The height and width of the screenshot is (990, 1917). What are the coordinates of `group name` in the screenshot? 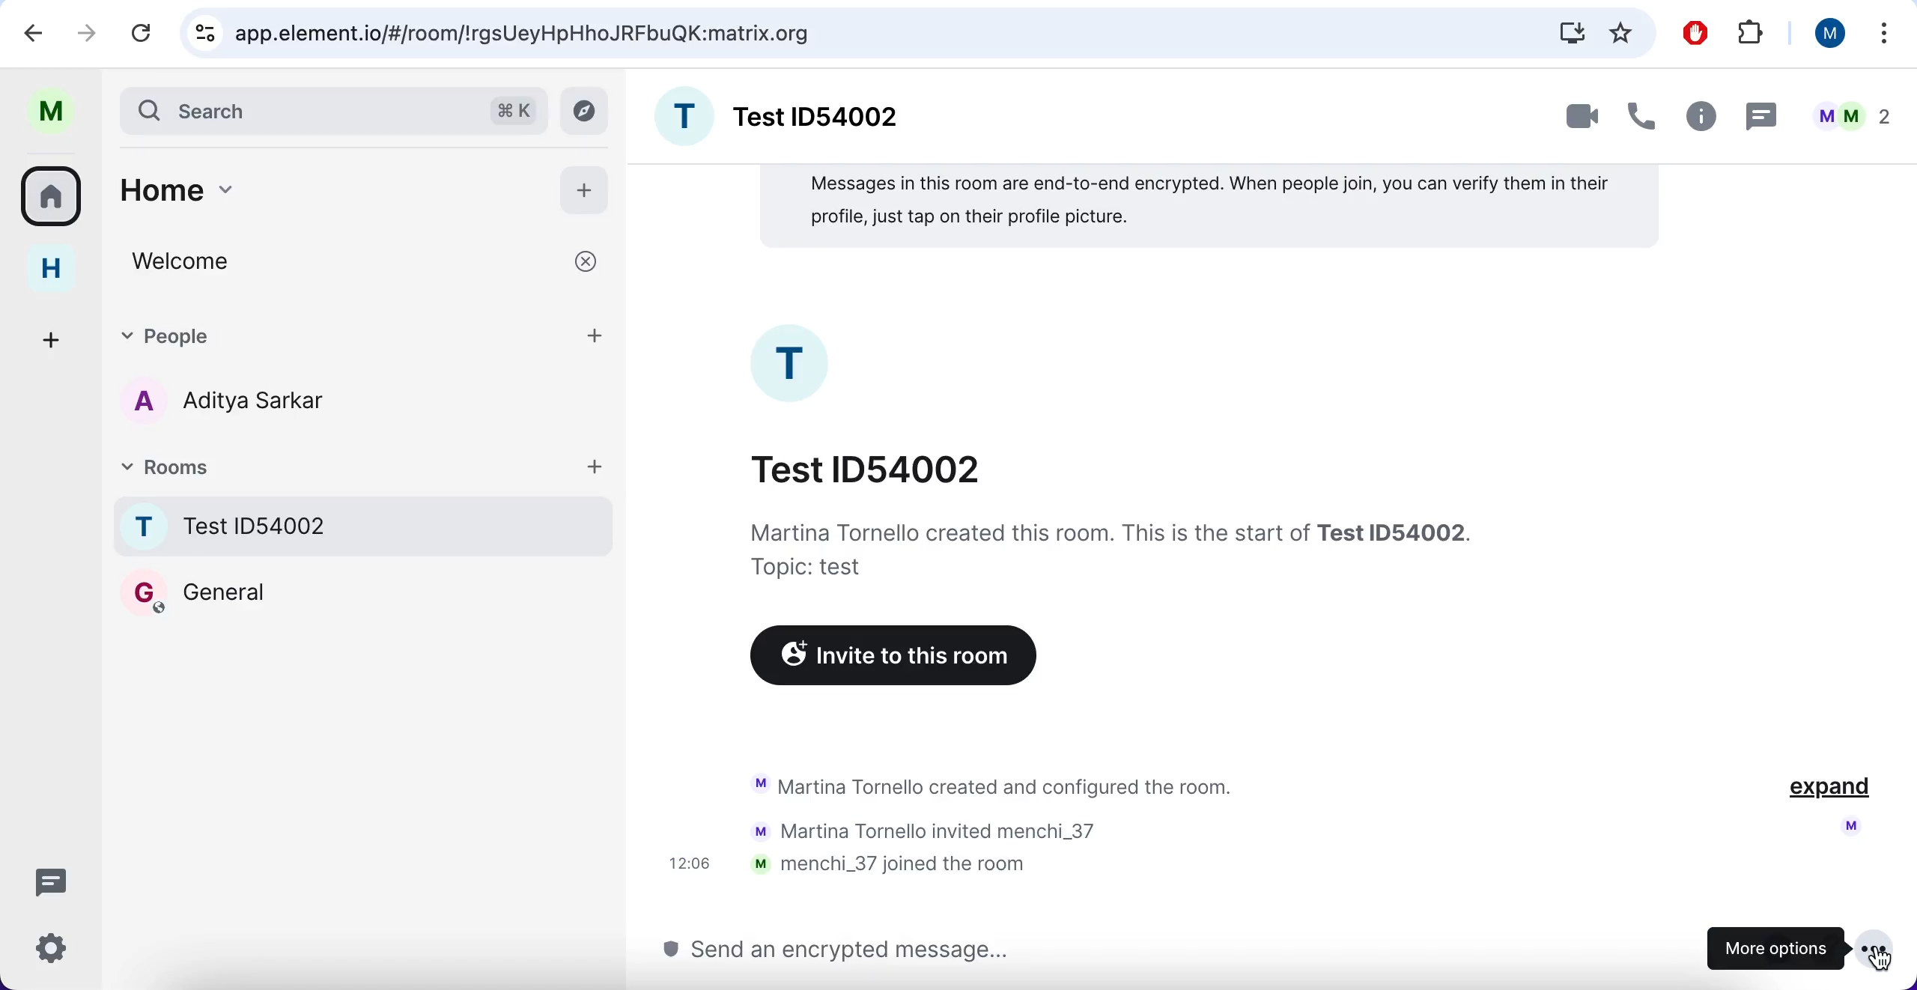 It's located at (783, 113).